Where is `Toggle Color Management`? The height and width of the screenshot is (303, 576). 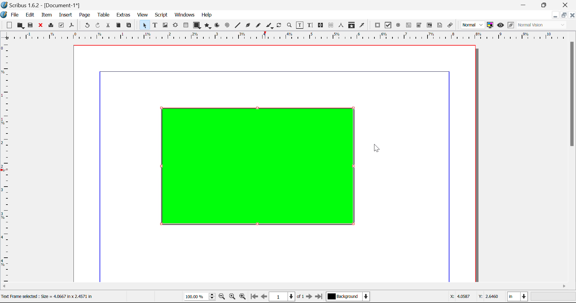
Toggle Color Management is located at coordinates (491, 25).